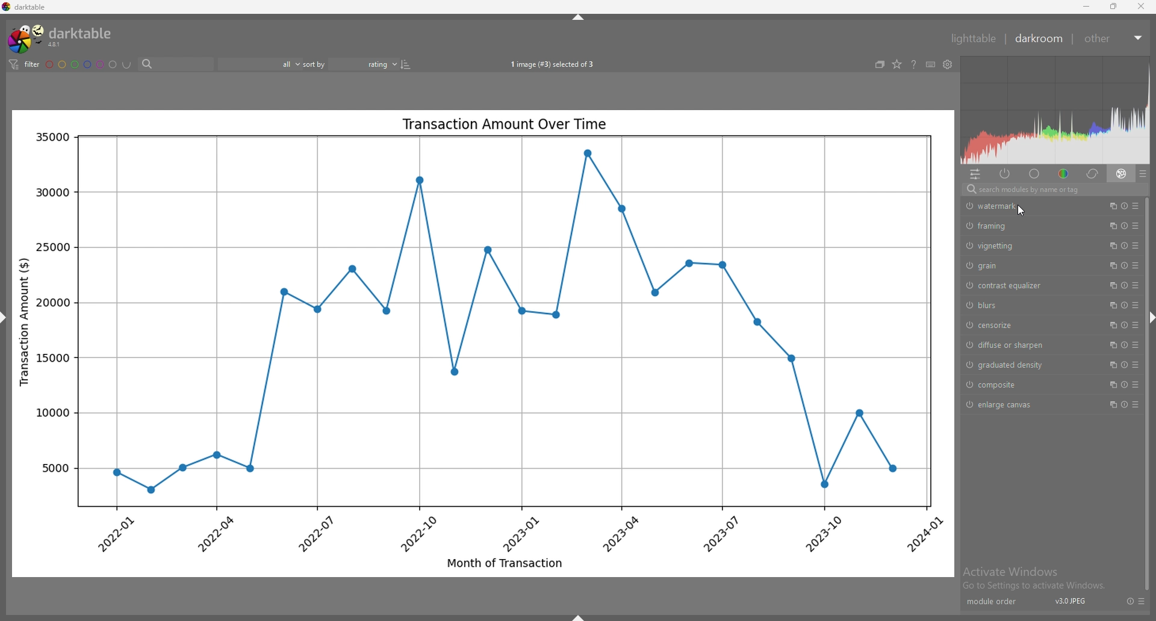  Describe the element at coordinates (1019, 213) in the screenshot. I see `cursor` at that location.